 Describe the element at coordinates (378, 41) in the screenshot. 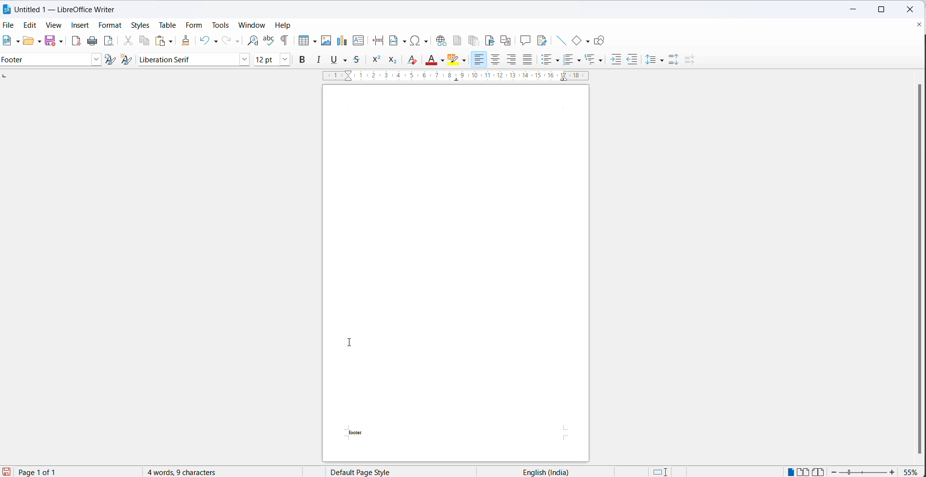

I see `insert page break` at that location.